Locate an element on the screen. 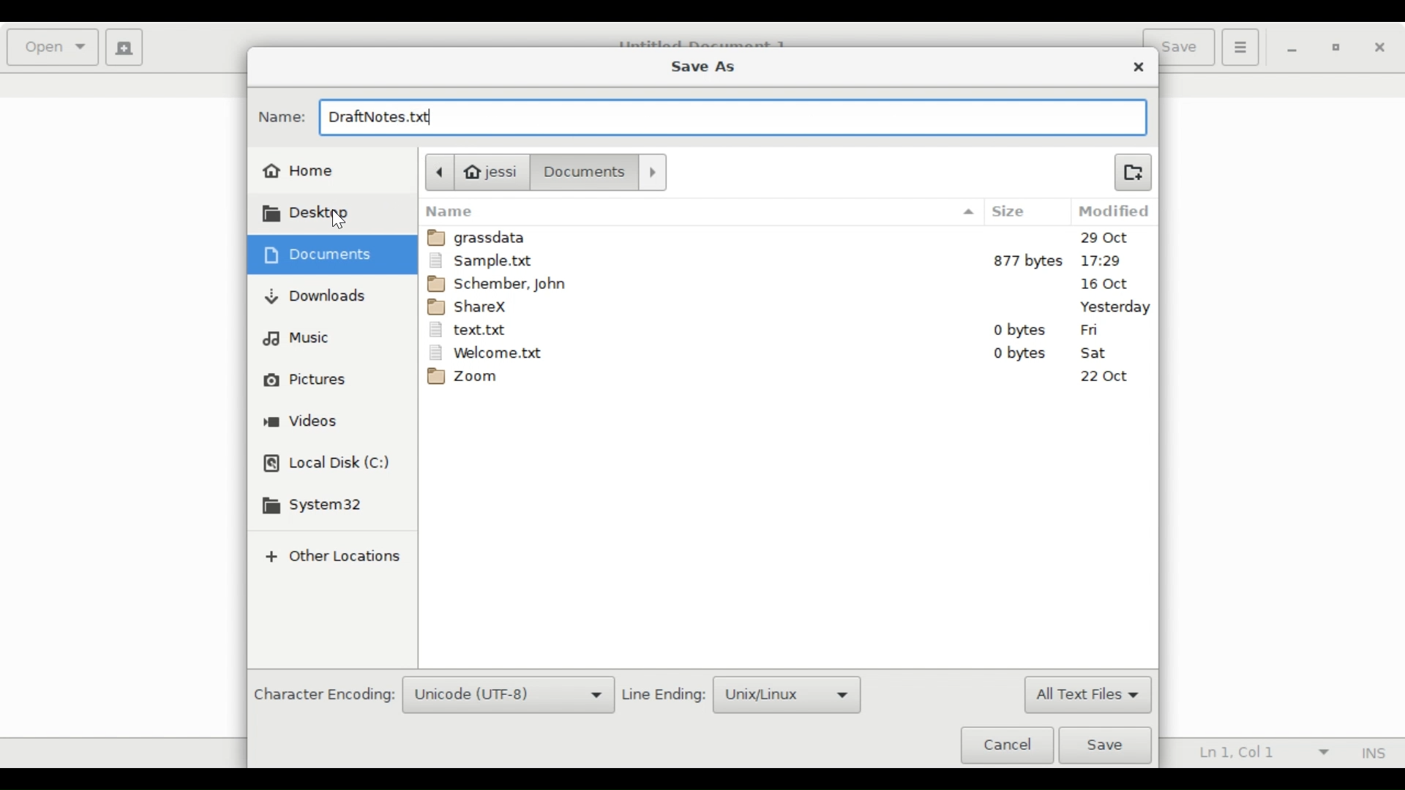  Zoom 22 Oct is located at coordinates (790, 379).